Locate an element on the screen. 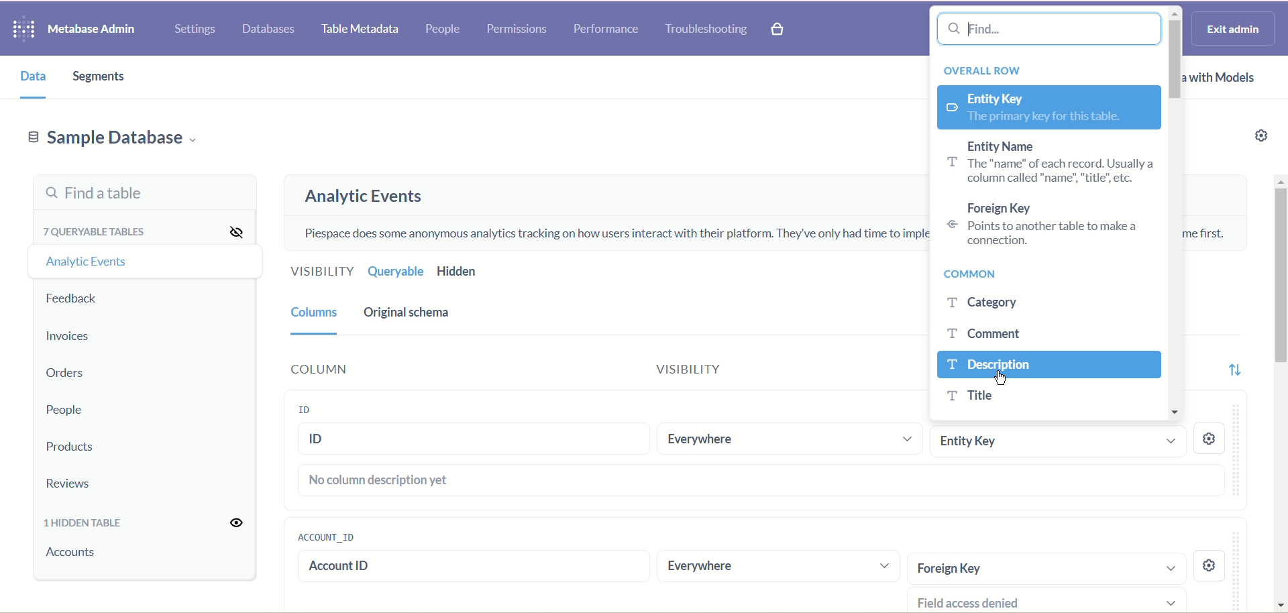 This screenshot has height=613, width=1288. find a table is located at coordinates (144, 191).